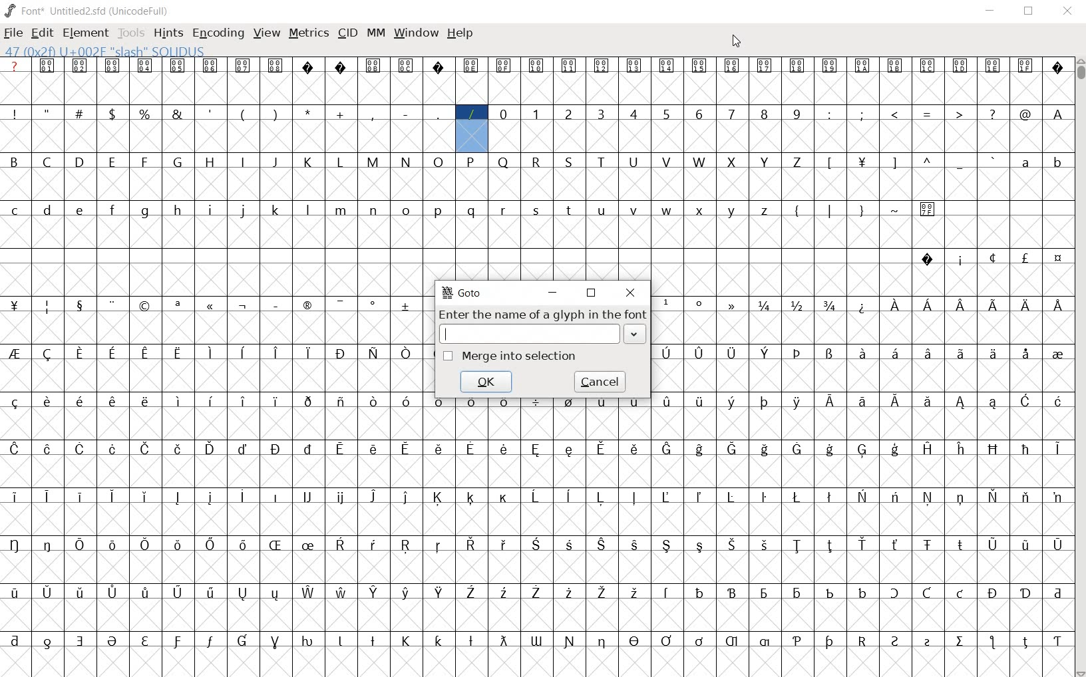 Image resolution: width=1086 pixels, height=677 pixels. I want to click on glyph, so click(928, 593).